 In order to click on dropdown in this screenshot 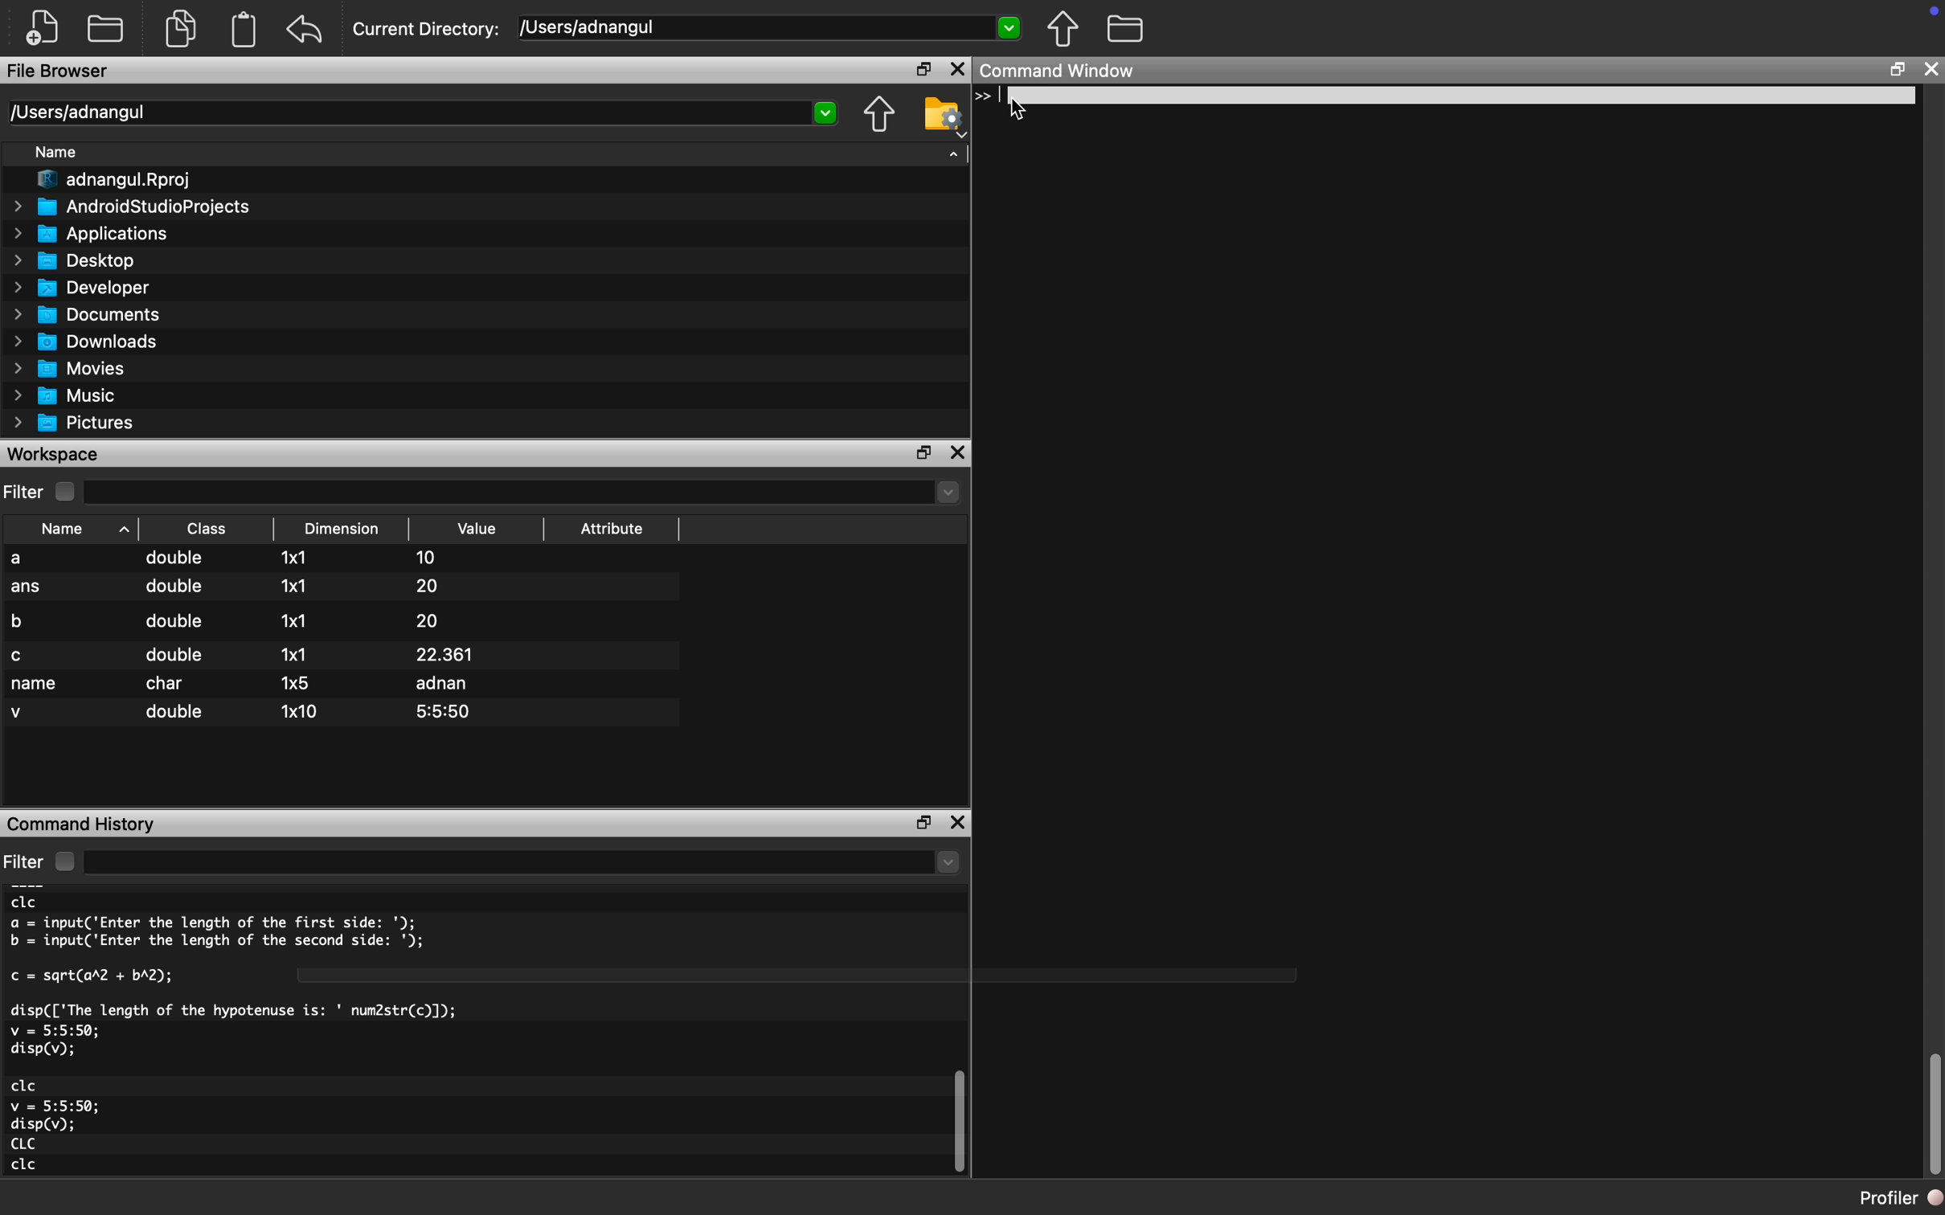, I will do `click(825, 112)`.